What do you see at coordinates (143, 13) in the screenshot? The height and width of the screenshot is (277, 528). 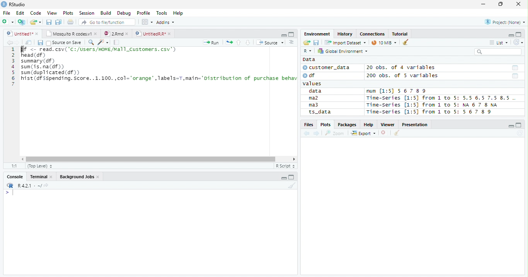 I see `Profile` at bounding box center [143, 13].